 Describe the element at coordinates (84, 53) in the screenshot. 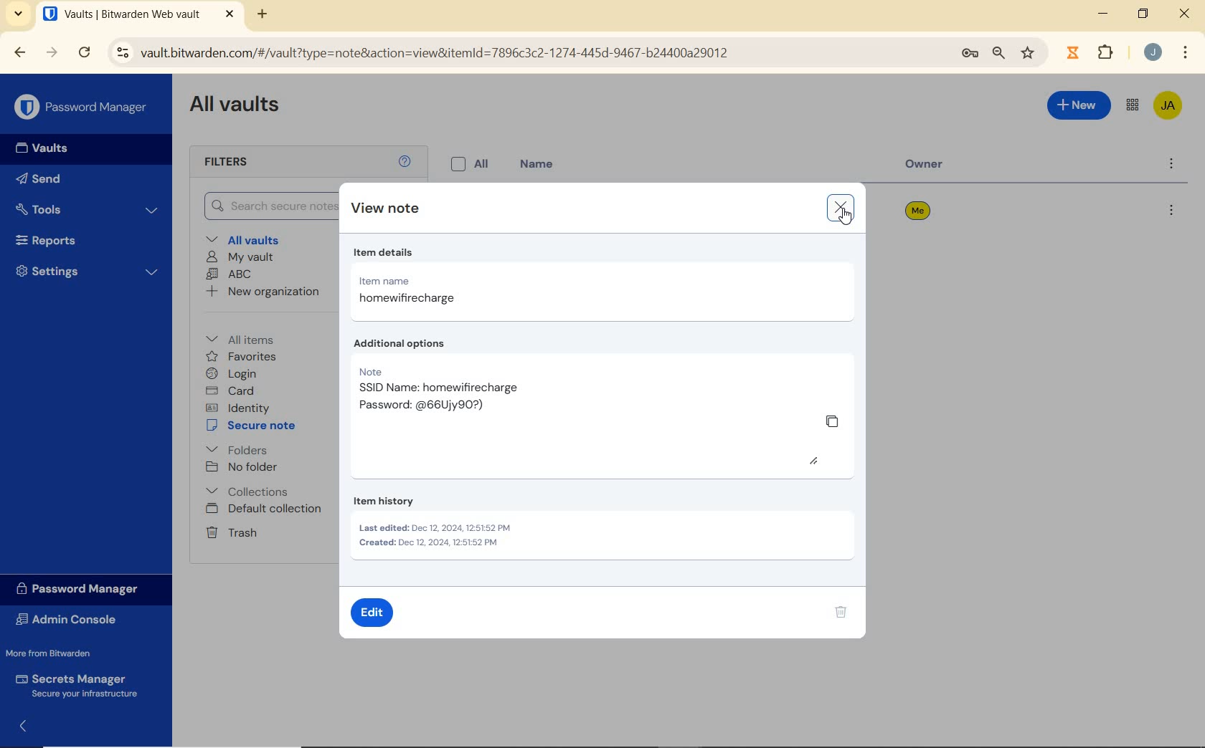

I see `reload` at that location.